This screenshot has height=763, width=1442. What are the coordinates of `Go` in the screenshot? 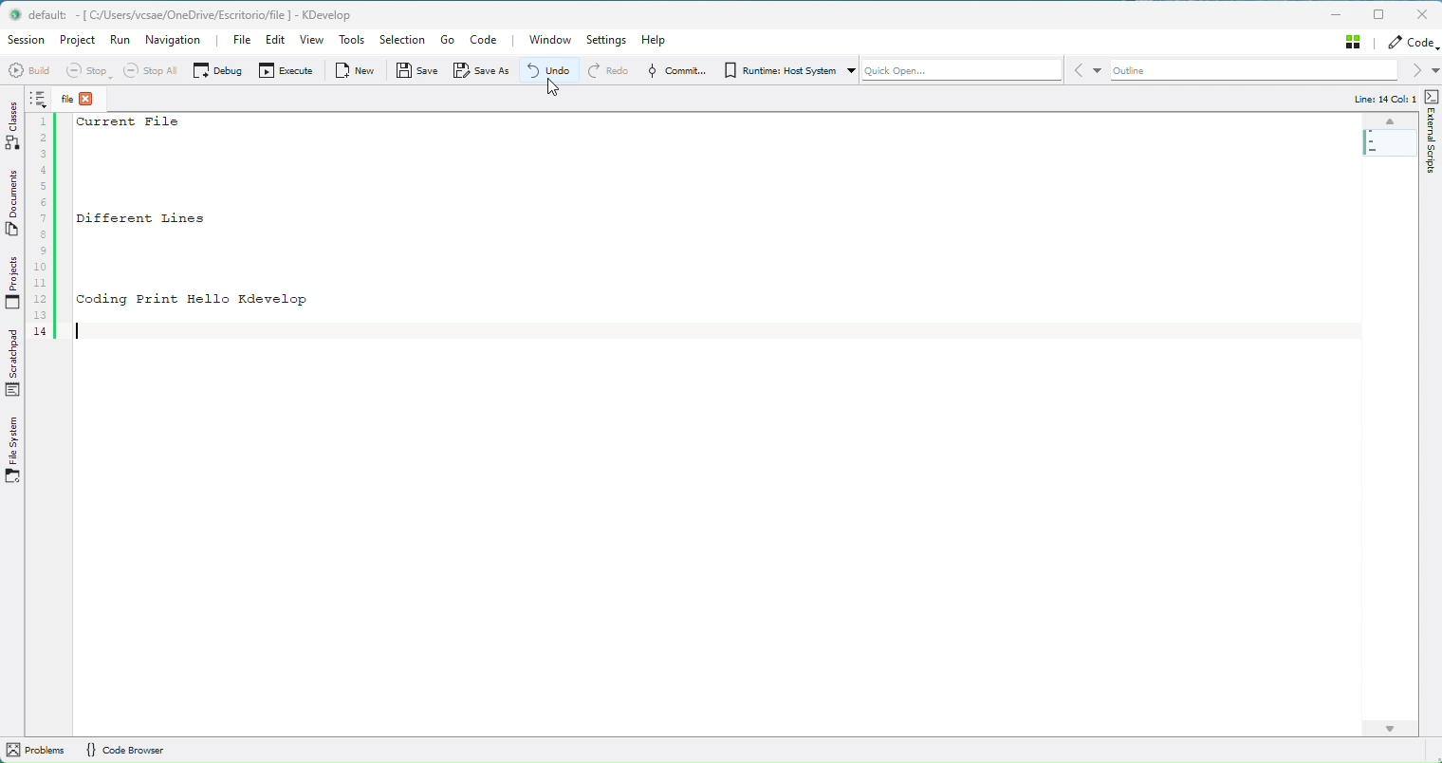 It's located at (448, 40).